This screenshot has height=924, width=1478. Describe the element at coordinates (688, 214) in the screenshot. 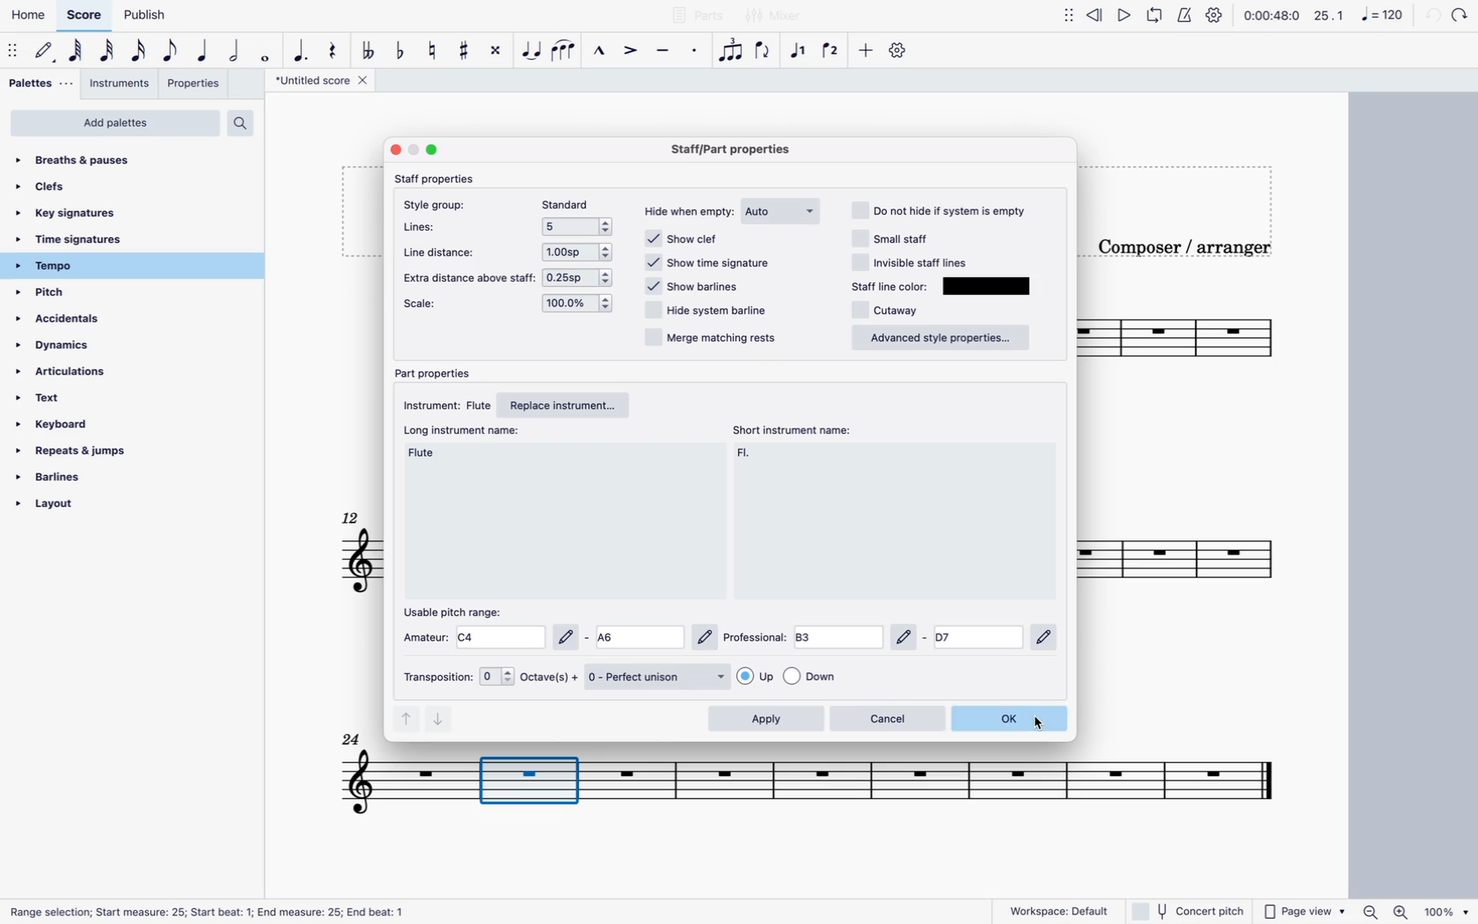

I see `hide when empty` at that location.